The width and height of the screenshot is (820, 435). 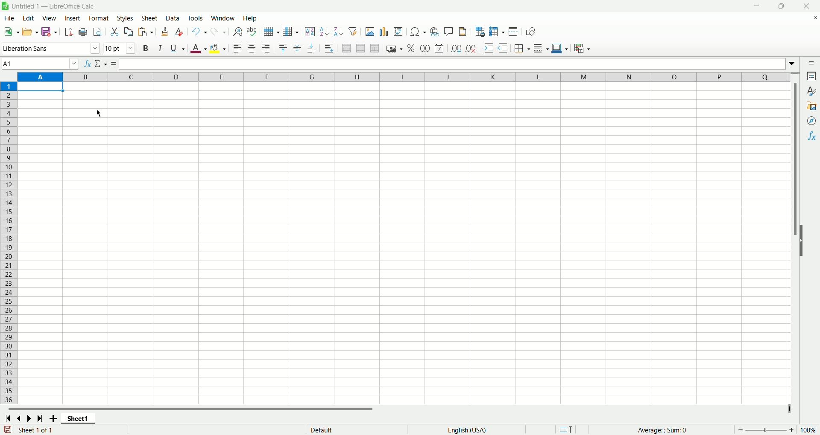 I want to click on Open, so click(x=29, y=33).